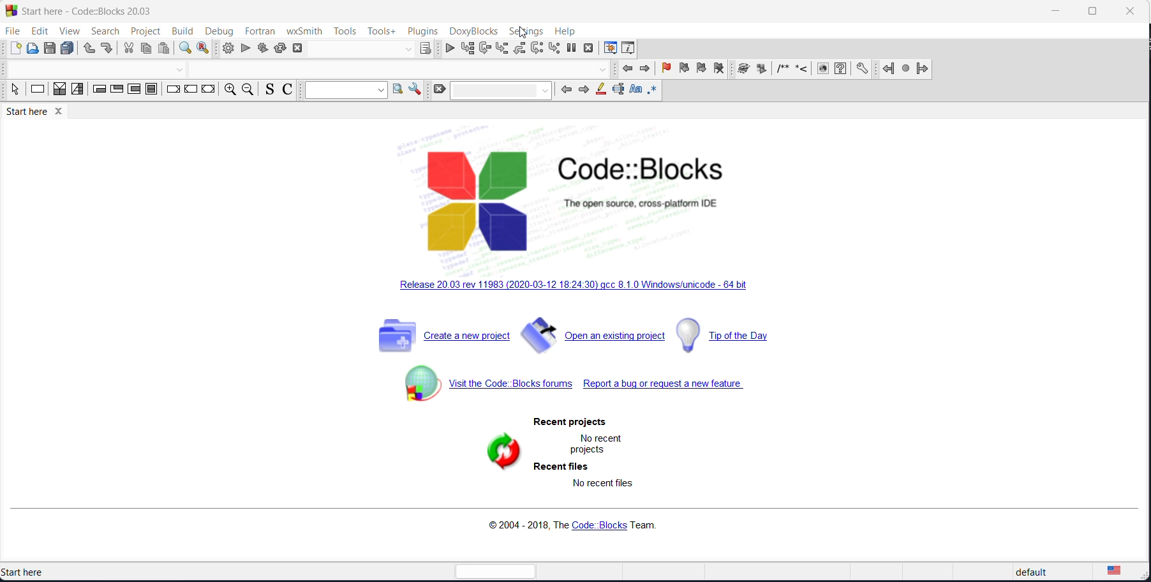 Image resolution: width=1151 pixels, height=582 pixels. What do you see at coordinates (205, 48) in the screenshot?
I see `replace` at bounding box center [205, 48].